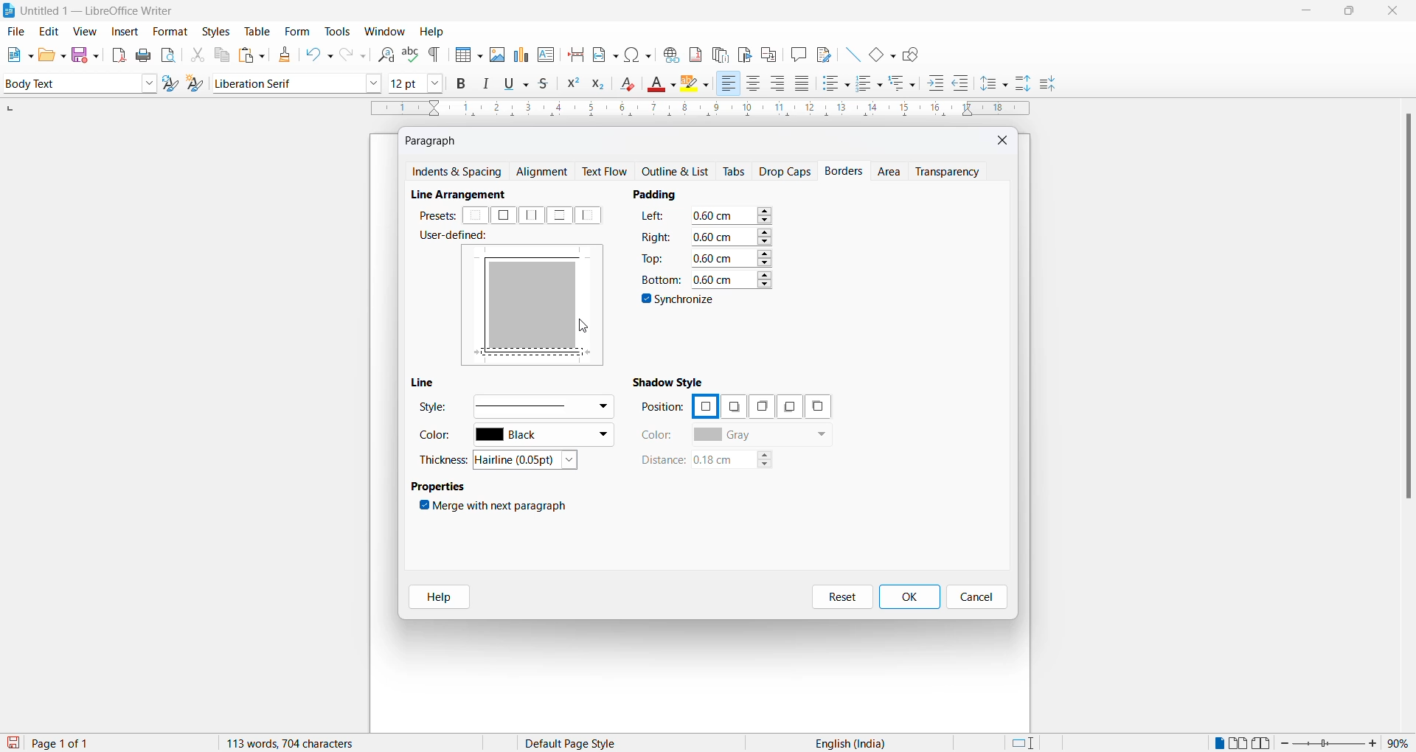  Describe the element at coordinates (1047, 85) in the screenshot. I see `decrease paragraph spacing` at that location.